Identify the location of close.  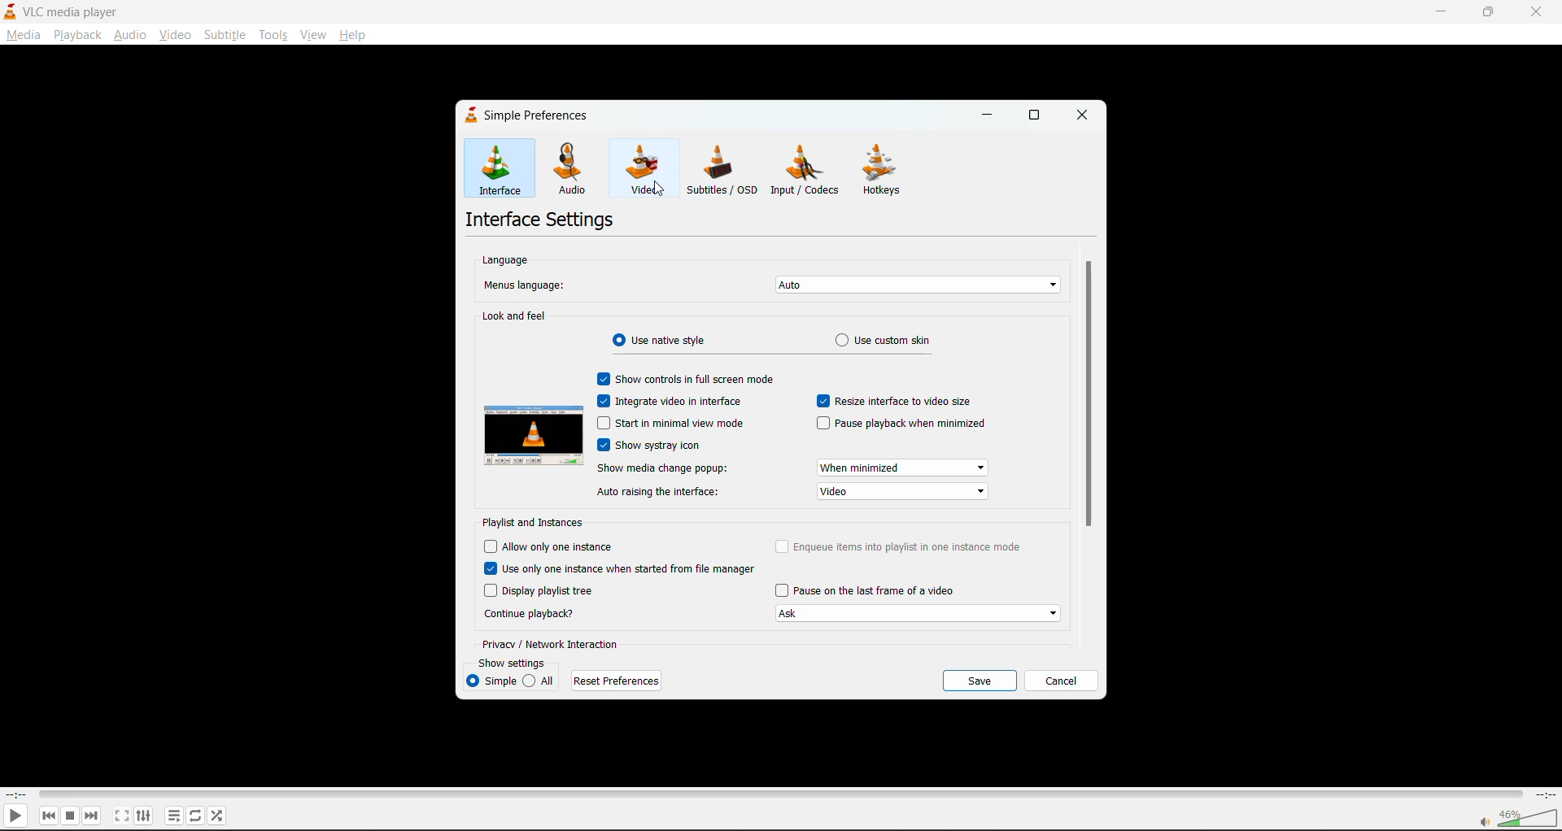
(1084, 116).